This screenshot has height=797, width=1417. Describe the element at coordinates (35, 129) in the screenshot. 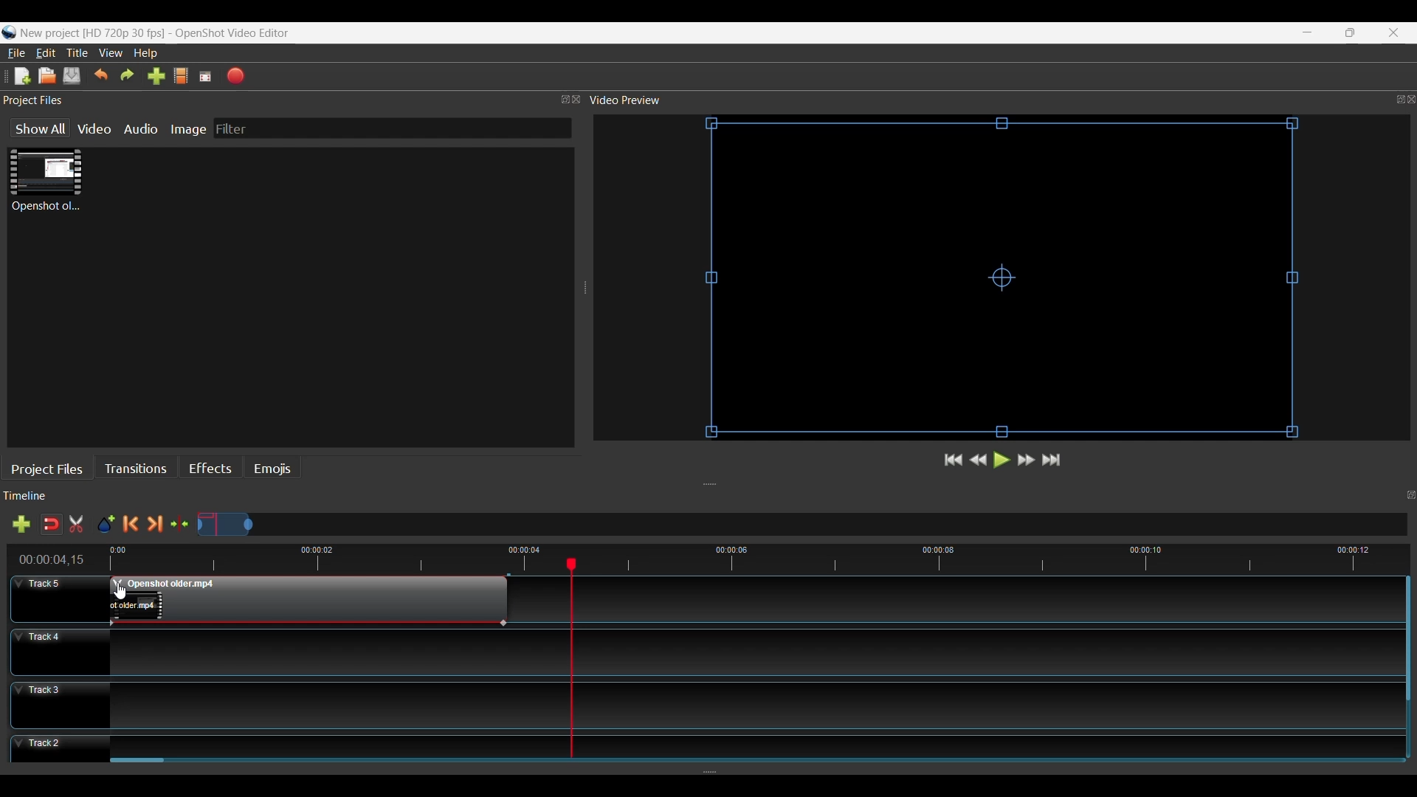

I see `Show All` at that location.